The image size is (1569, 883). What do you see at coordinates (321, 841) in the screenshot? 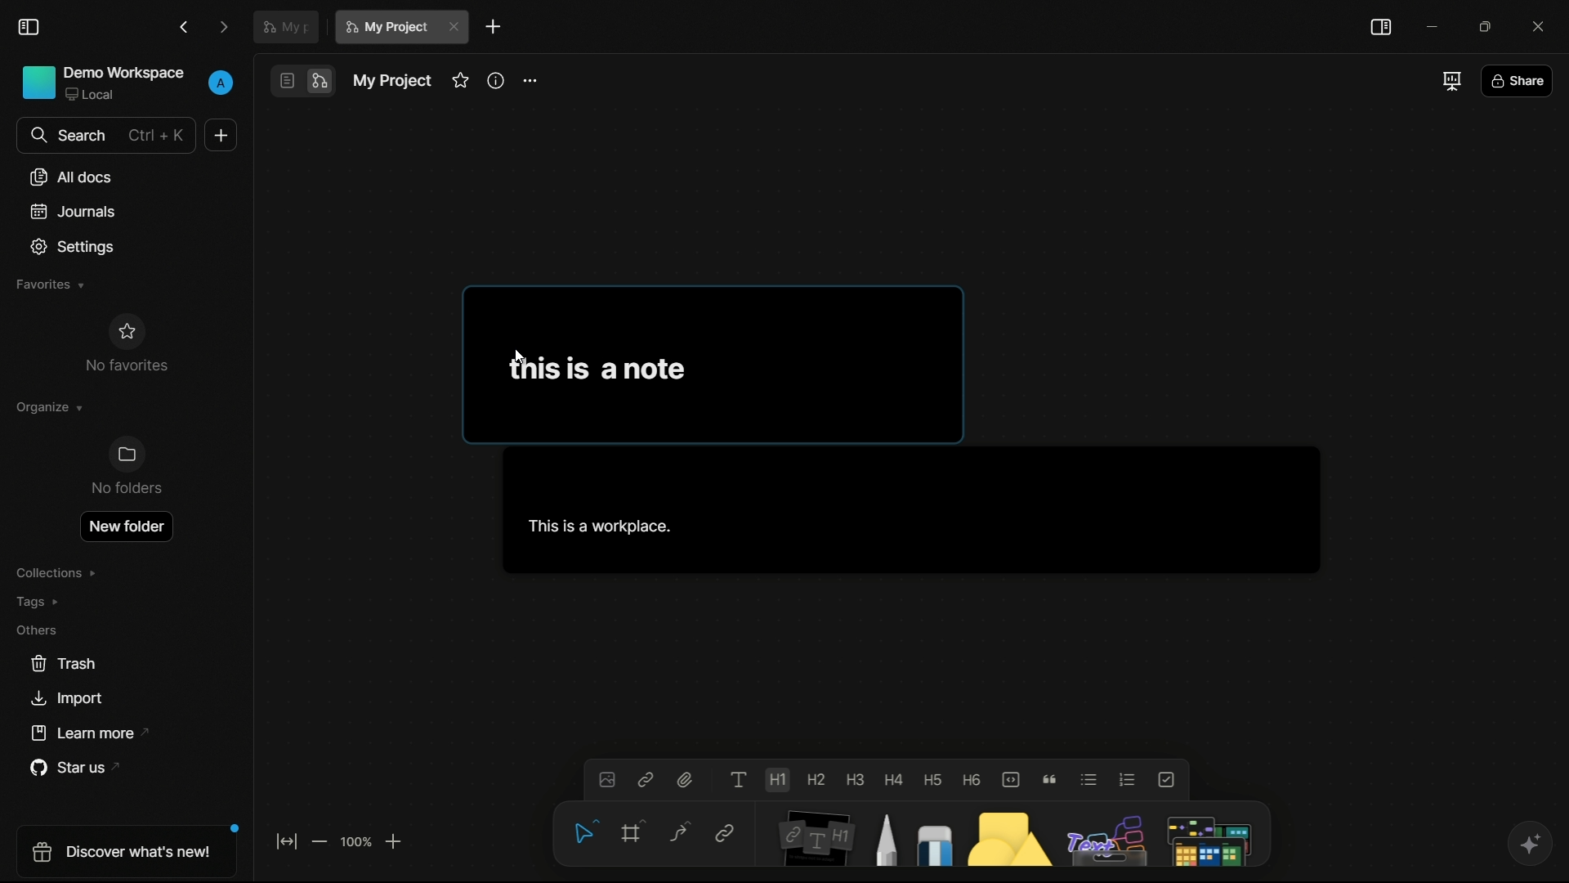
I see `zoom out` at bounding box center [321, 841].